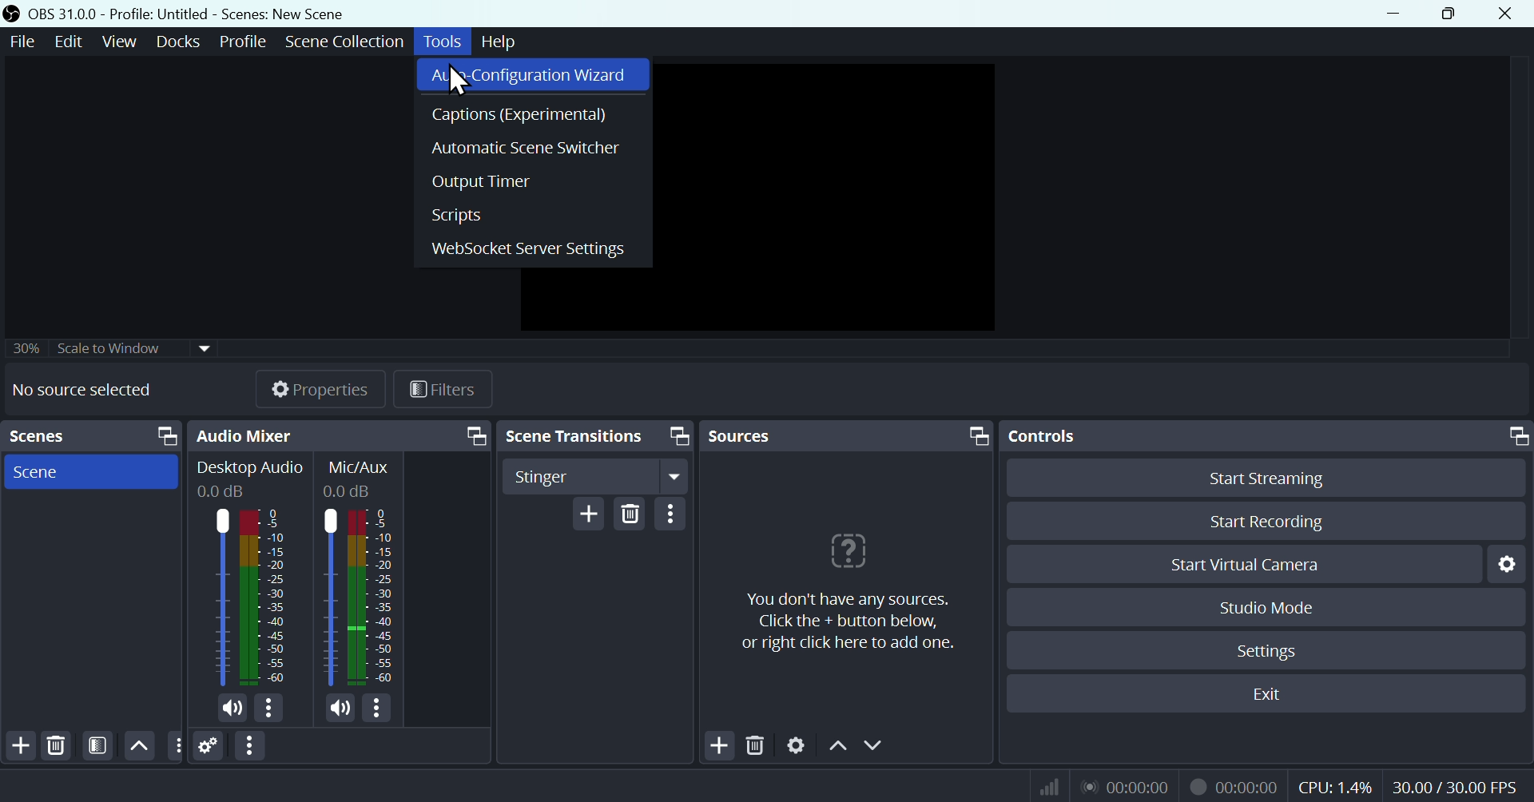 The height and width of the screenshot is (802, 1534). Describe the element at coordinates (37, 435) in the screenshot. I see `Scenes` at that location.